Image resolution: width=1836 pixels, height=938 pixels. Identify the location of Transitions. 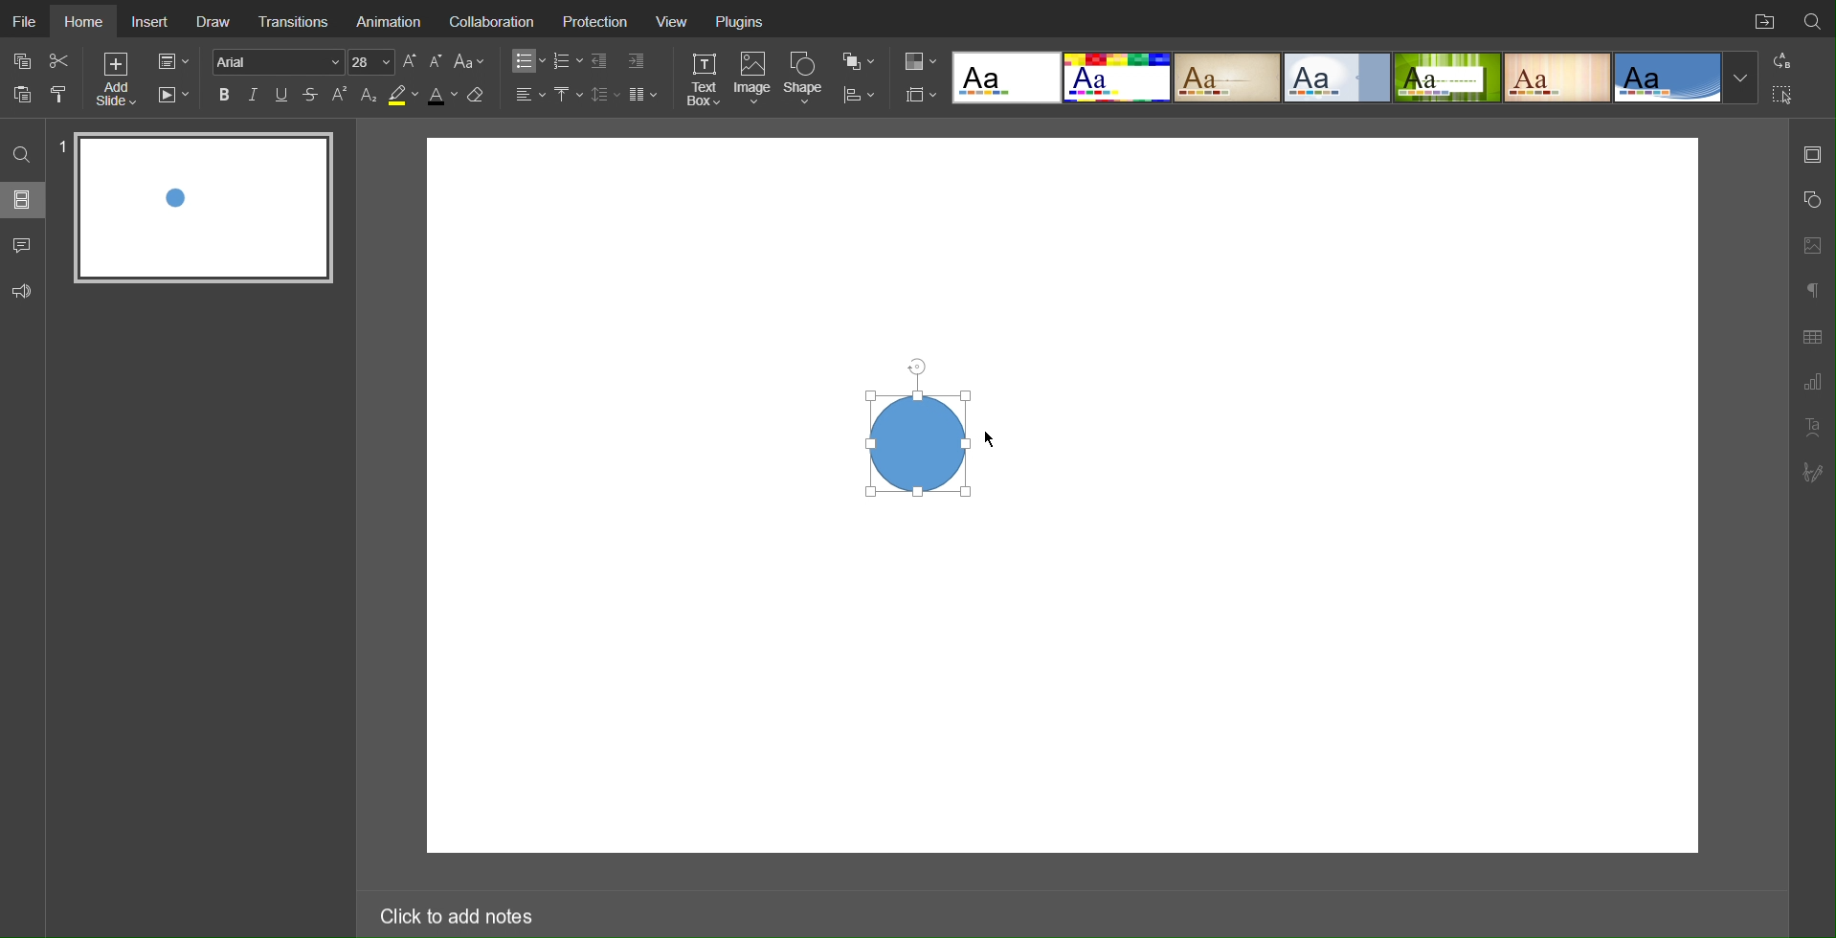
(294, 19).